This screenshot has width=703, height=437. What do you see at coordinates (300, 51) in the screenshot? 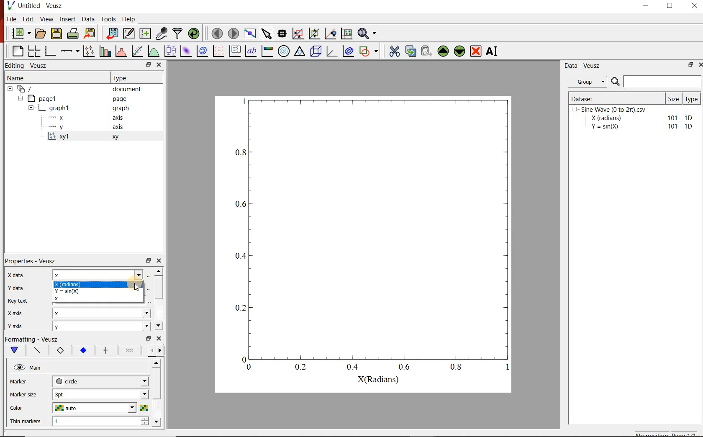
I see `Ternary Graph` at bounding box center [300, 51].